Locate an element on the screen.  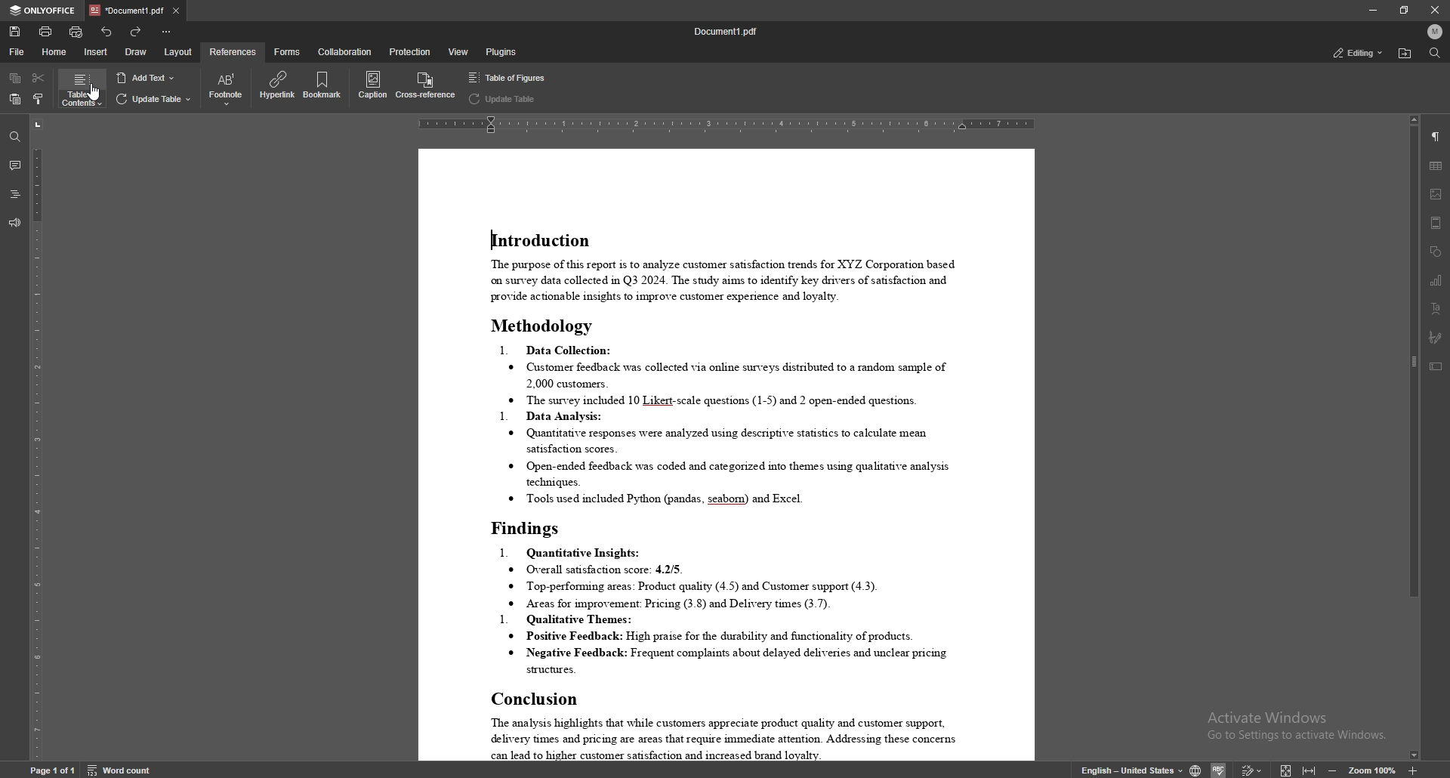
expand is located at coordinates (1301, 767).